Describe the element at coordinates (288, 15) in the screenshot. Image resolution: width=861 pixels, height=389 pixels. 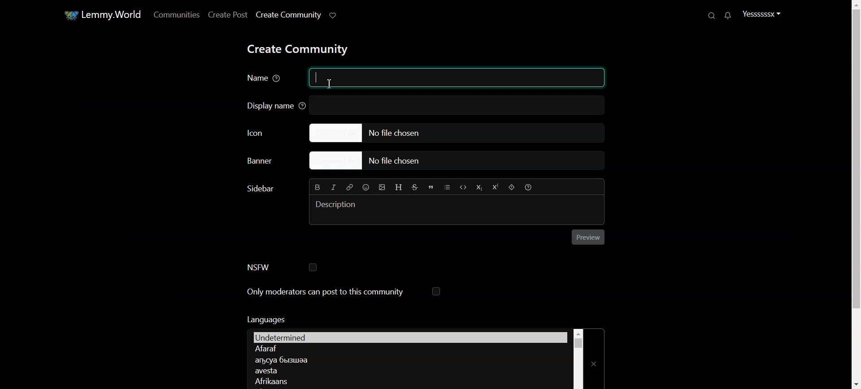
I see `Create Community` at that location.